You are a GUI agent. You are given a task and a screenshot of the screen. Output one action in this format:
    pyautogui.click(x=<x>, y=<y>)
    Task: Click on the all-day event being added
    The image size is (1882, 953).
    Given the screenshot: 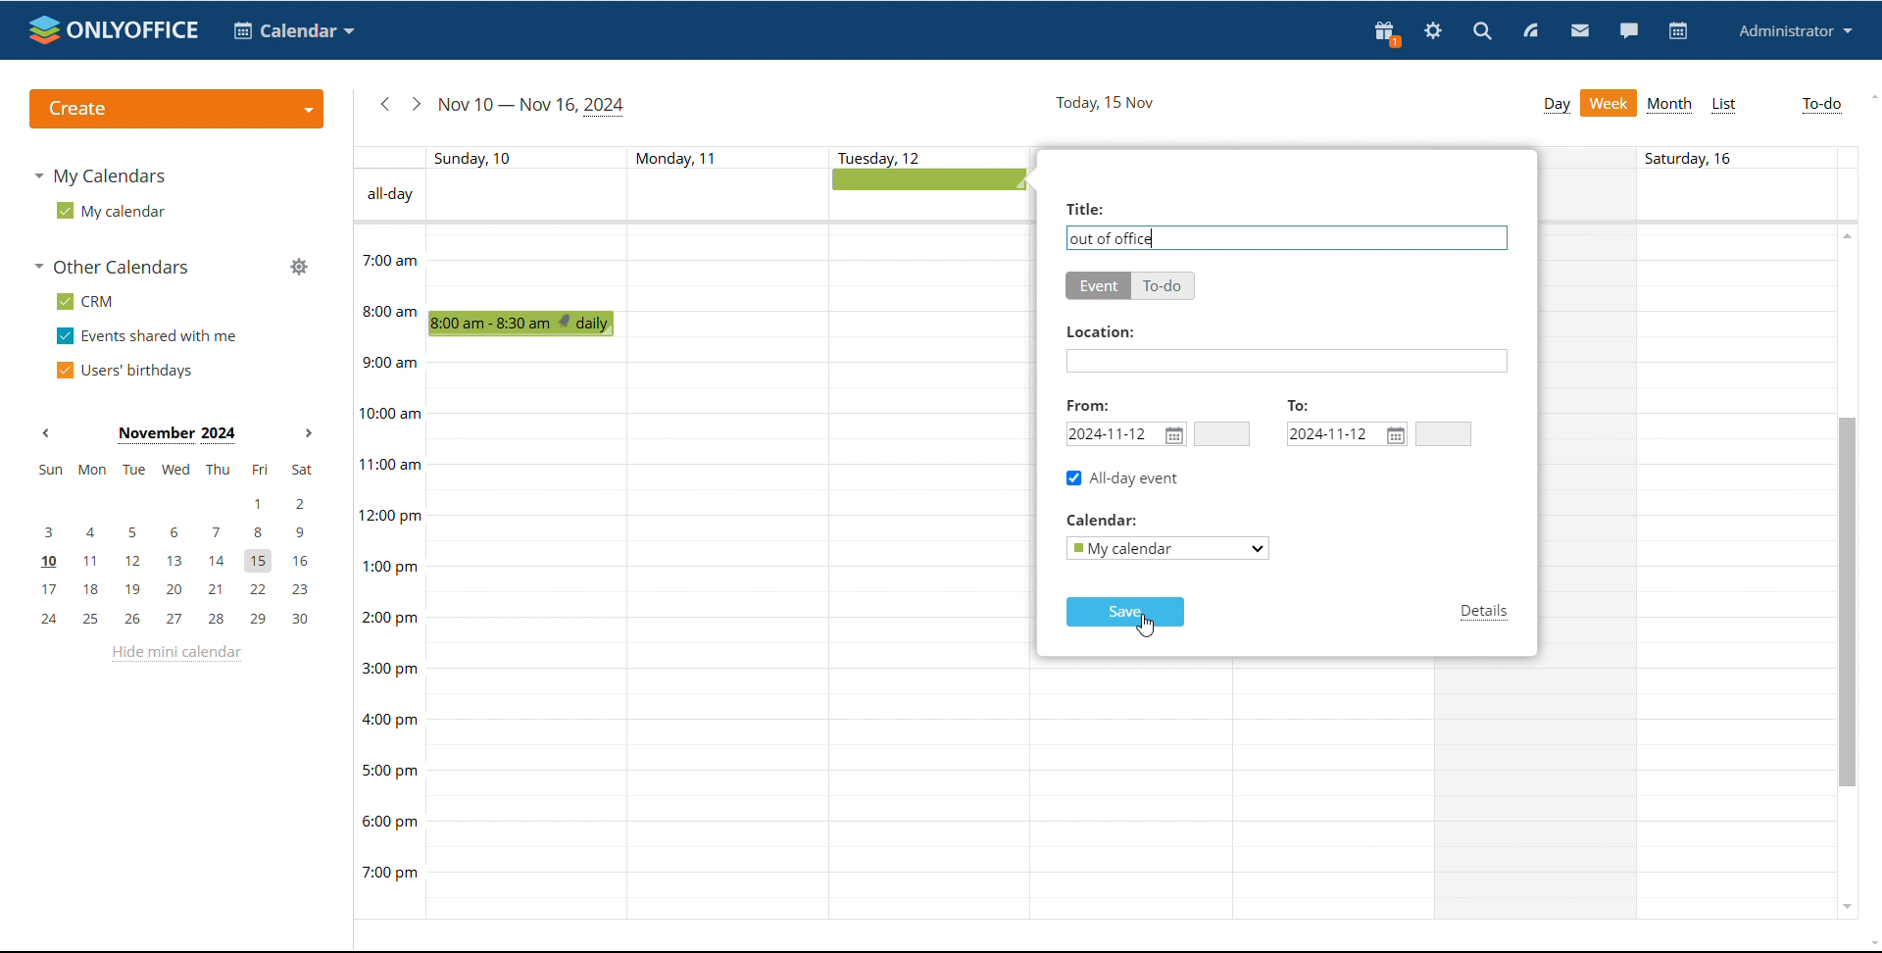 What is the action you would take?
    pyautogui.click(x=928, y=180)
    